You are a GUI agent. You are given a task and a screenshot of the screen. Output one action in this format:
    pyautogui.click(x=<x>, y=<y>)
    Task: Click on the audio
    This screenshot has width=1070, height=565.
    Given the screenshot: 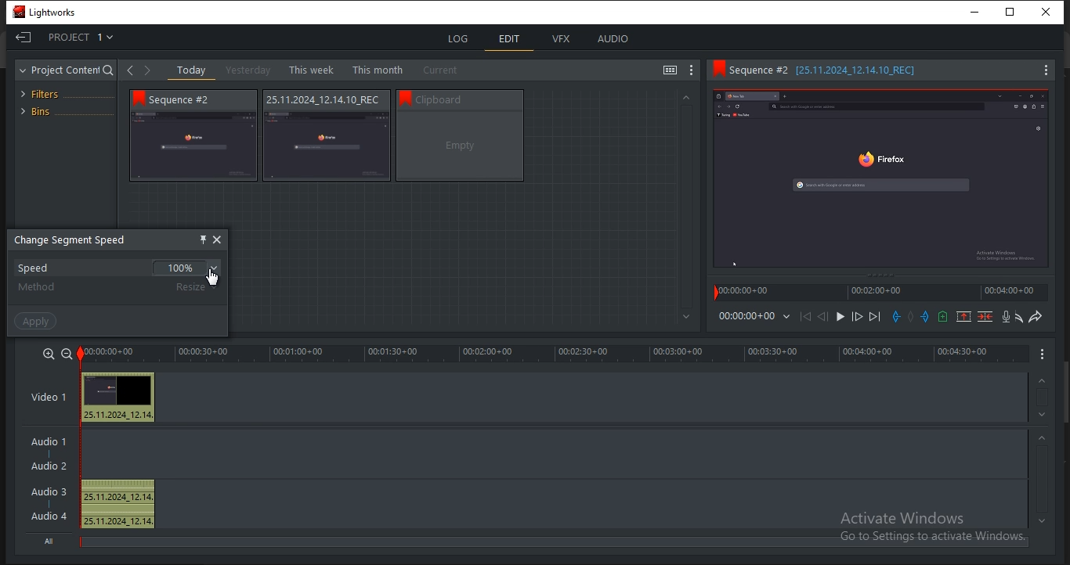 What is the action you would take?
    pyautogui.click(x=615, y=39)
    